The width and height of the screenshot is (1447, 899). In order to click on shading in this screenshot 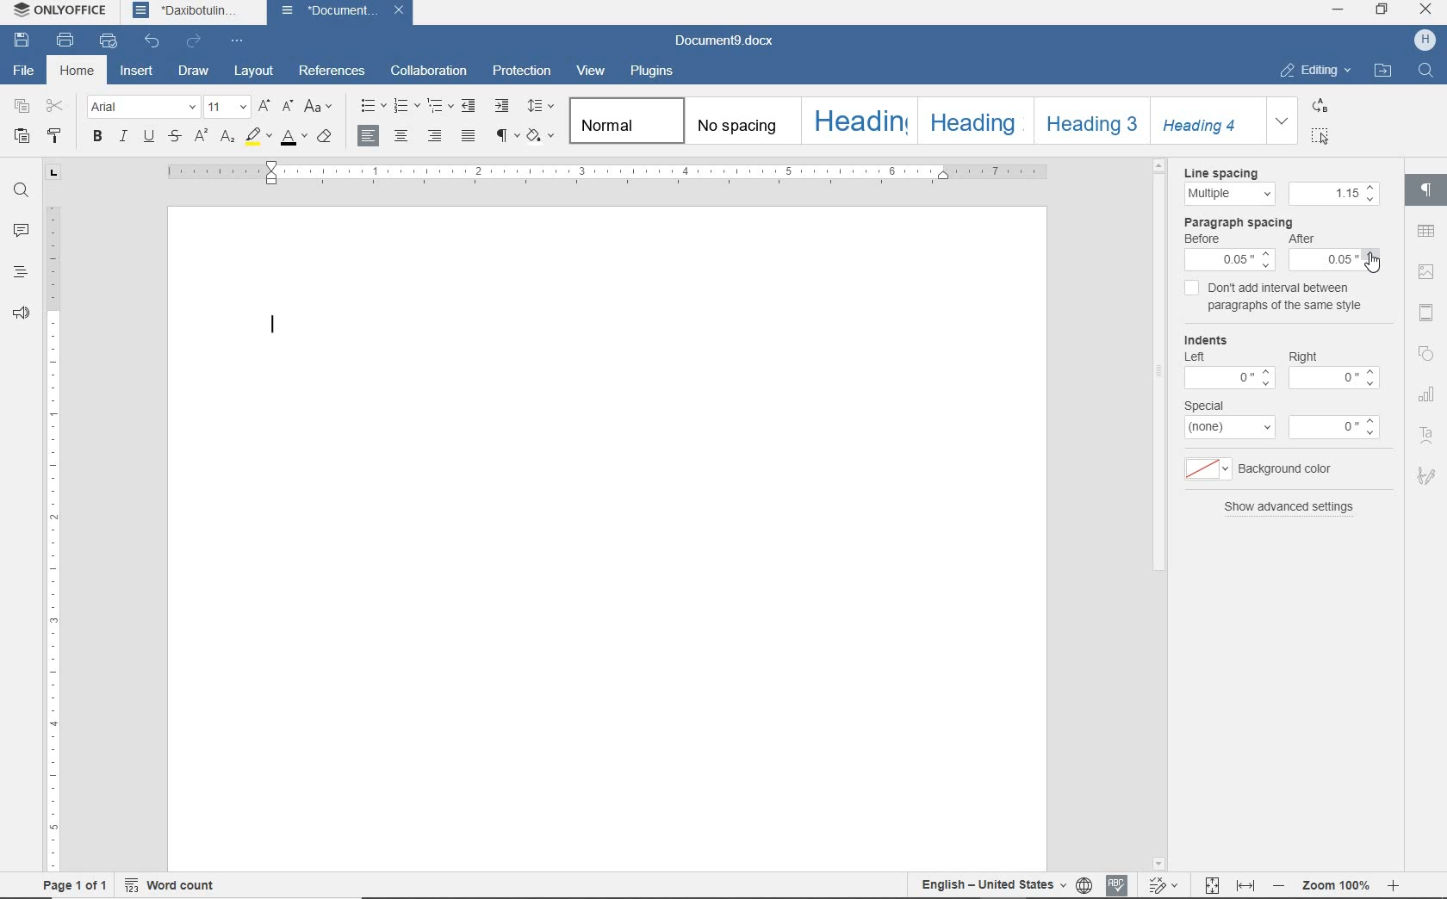, I will do `click(542, 138)`.